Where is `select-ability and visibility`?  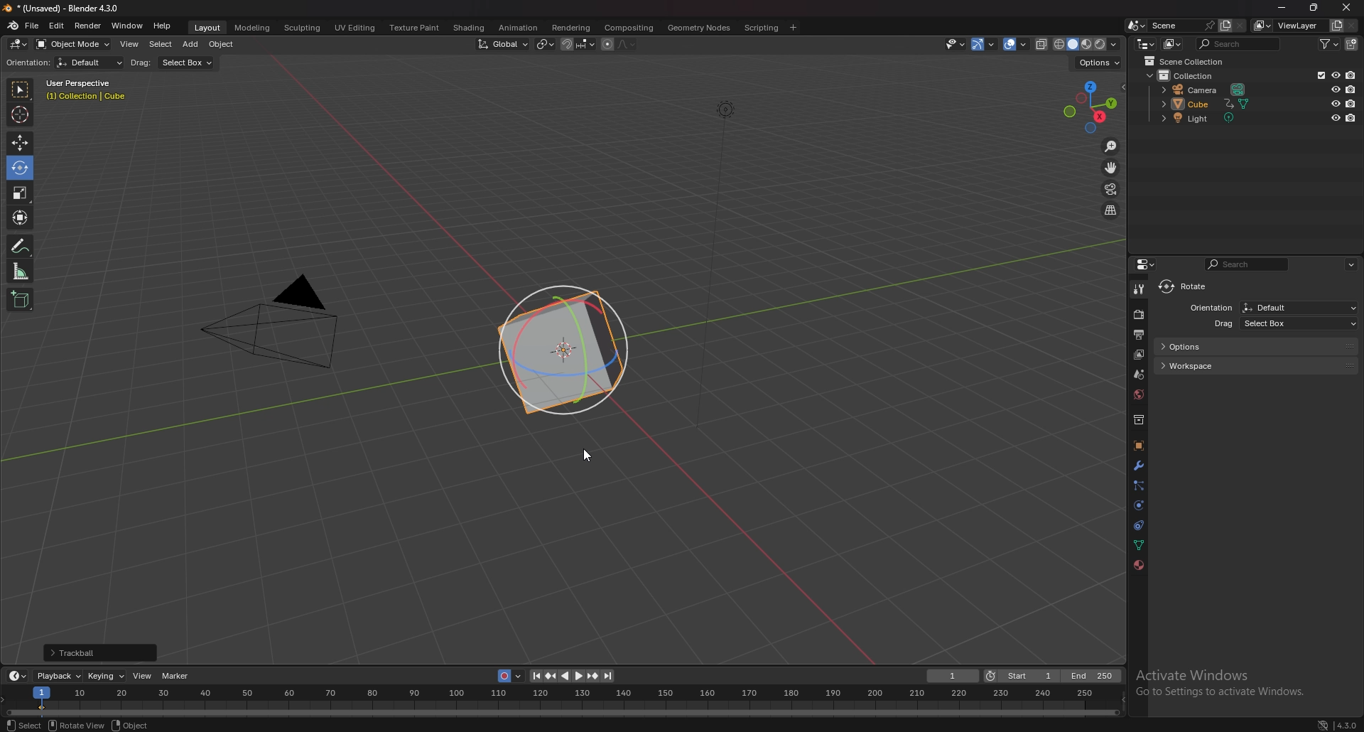
select-ability and visibility is located at coordinates (955, 43).